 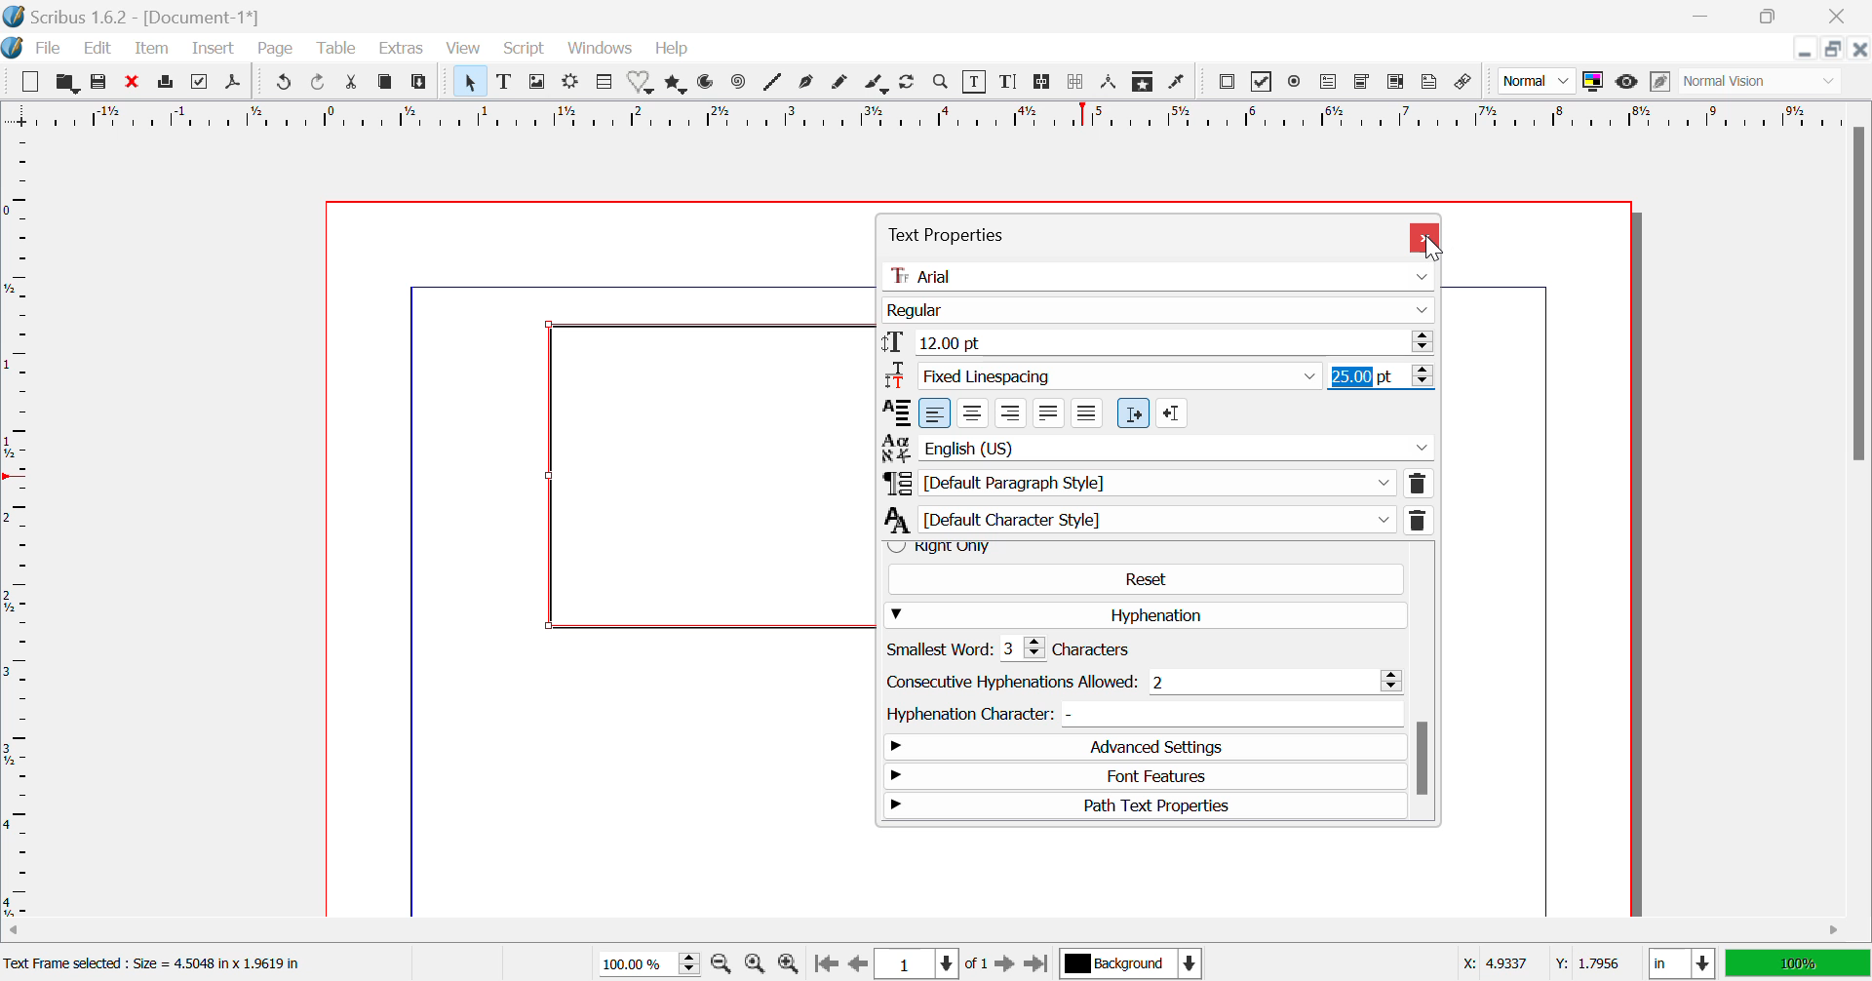 I want to click on View, so click(x=464, y=50).